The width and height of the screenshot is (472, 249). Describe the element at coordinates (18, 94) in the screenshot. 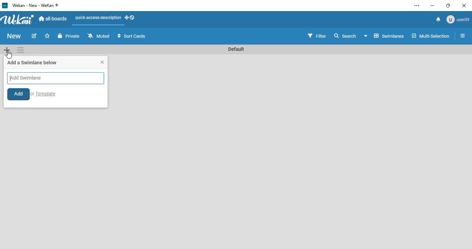

I see `add` at that location.